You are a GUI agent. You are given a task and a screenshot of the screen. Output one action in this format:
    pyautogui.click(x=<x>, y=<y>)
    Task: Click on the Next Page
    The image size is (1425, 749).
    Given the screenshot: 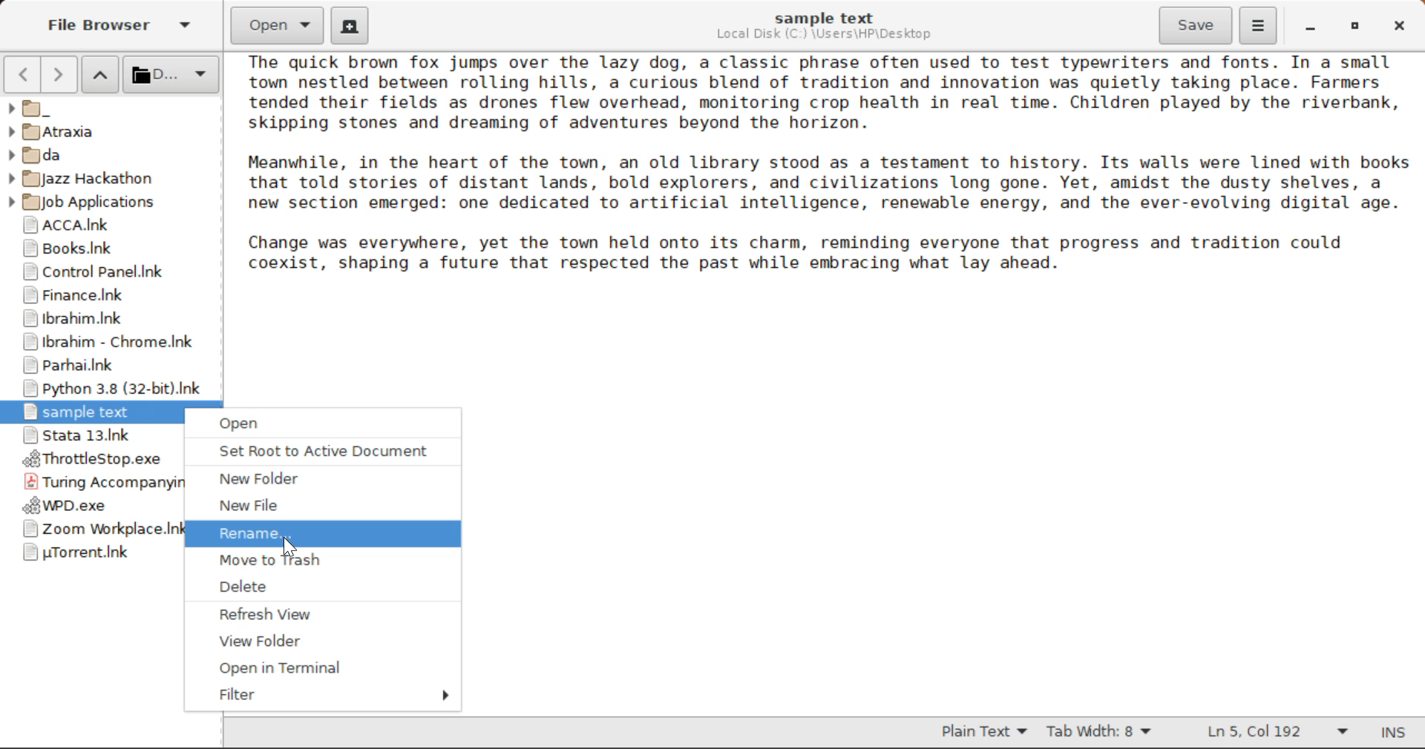 What is the action you would take?
    pyautogui.click(x=62, y=74)
    